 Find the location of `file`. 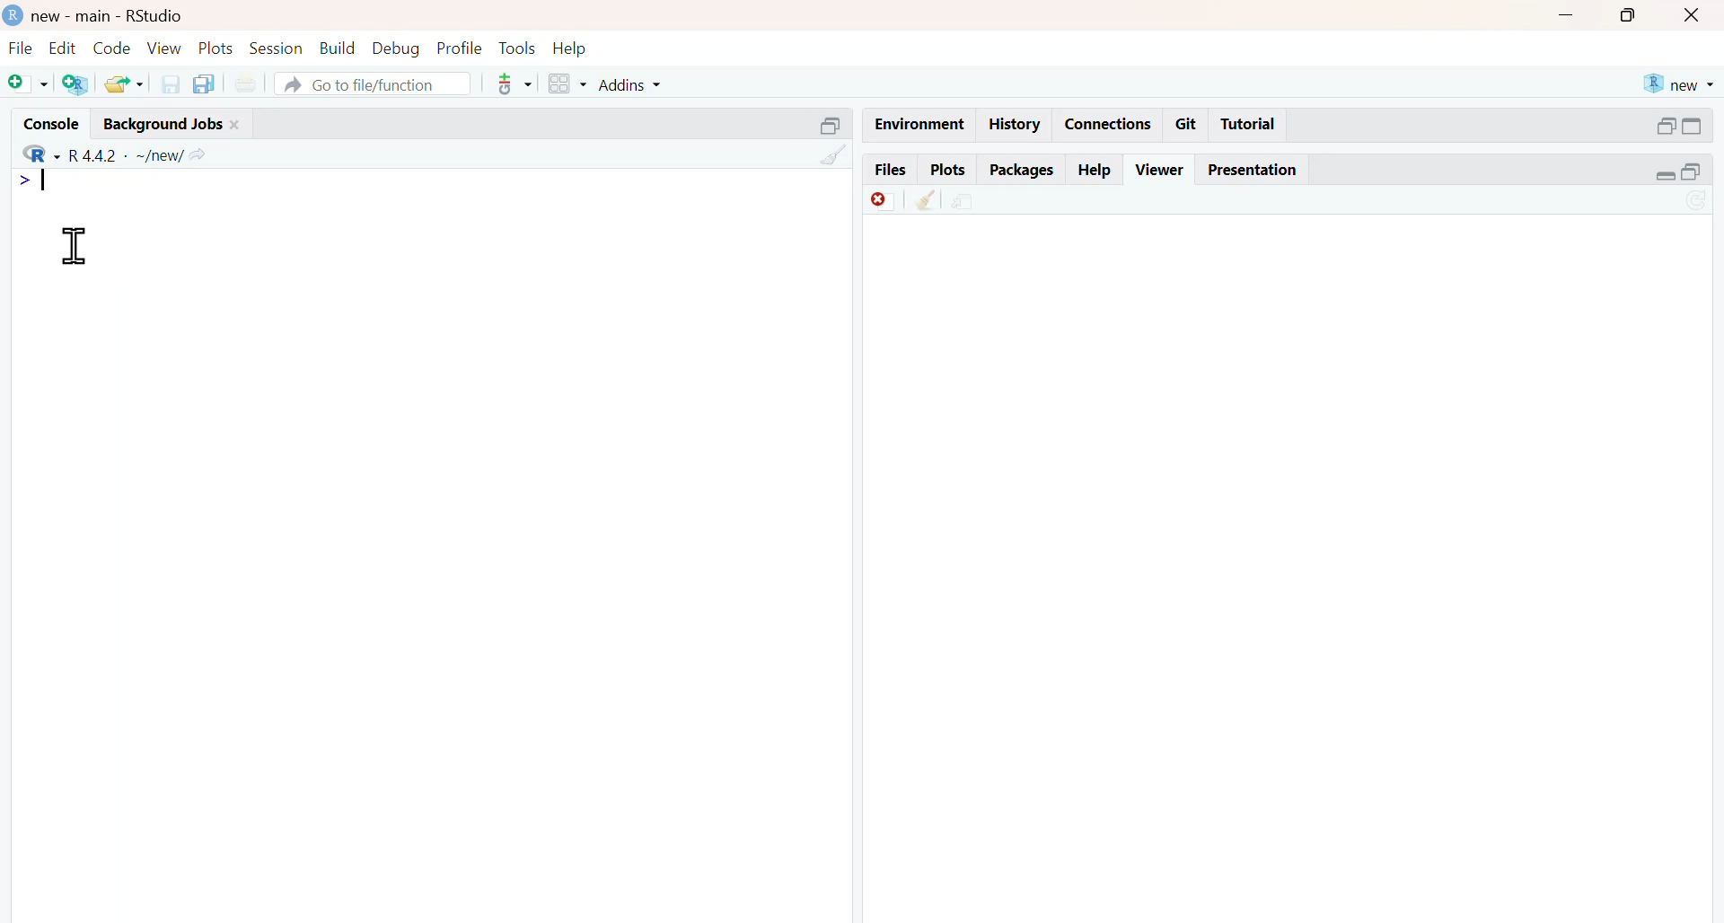

file is located at coordinates (20, 48).